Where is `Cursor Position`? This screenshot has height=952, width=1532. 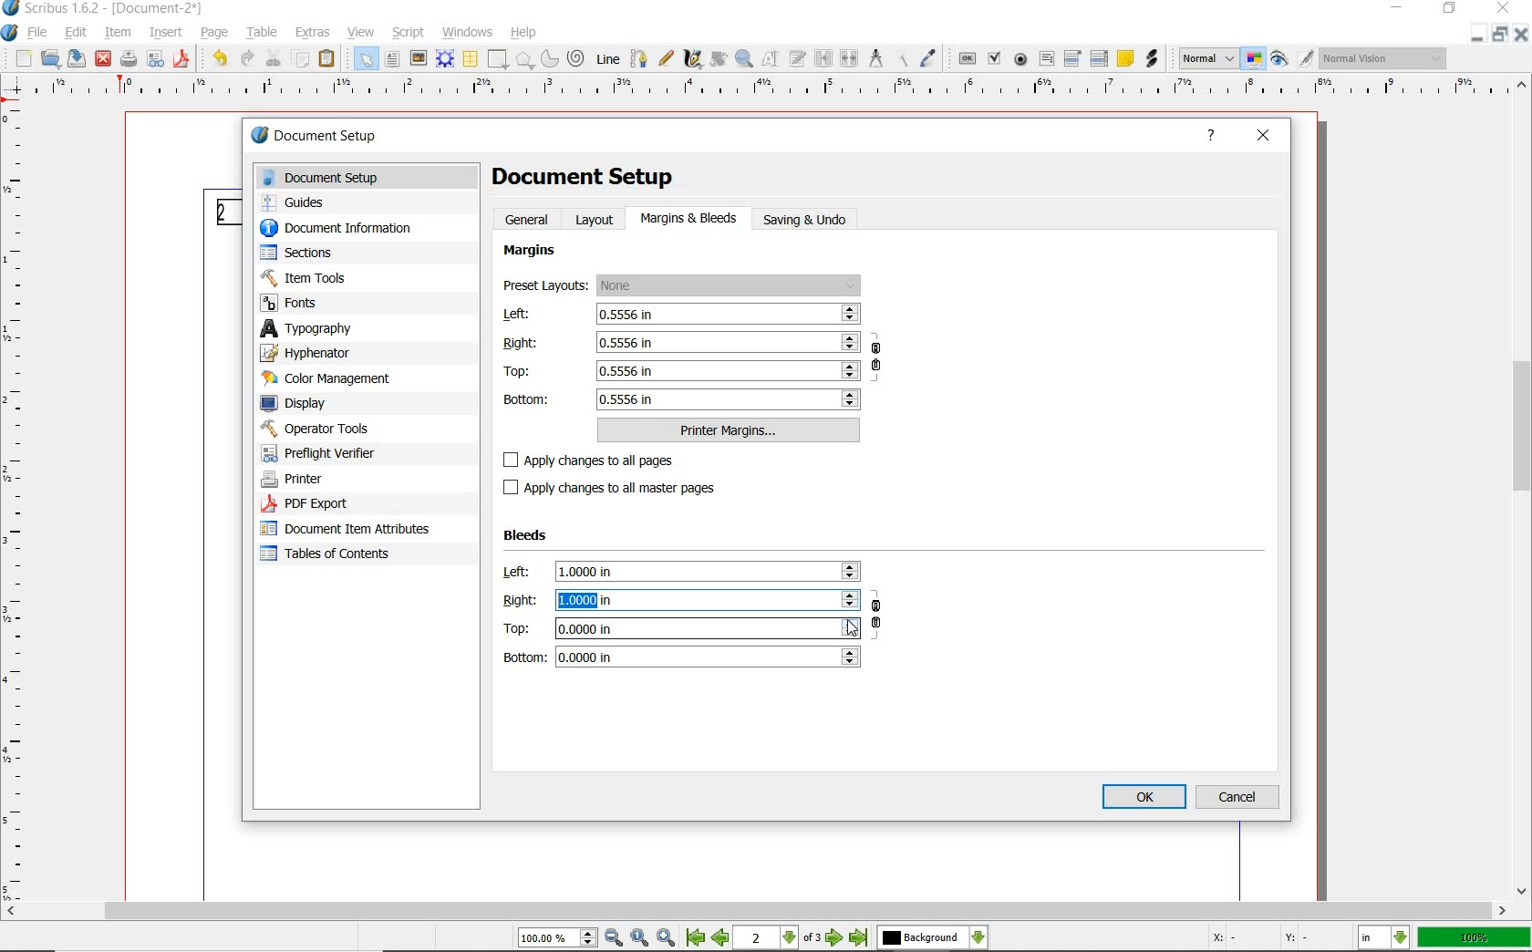 Cursor Position is located at coordinates (851, 627).